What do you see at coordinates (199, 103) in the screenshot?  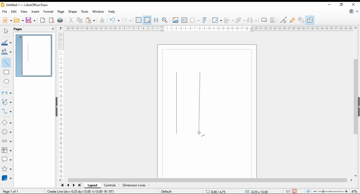 I see `new shape - line` at bounding box center [199, 103].